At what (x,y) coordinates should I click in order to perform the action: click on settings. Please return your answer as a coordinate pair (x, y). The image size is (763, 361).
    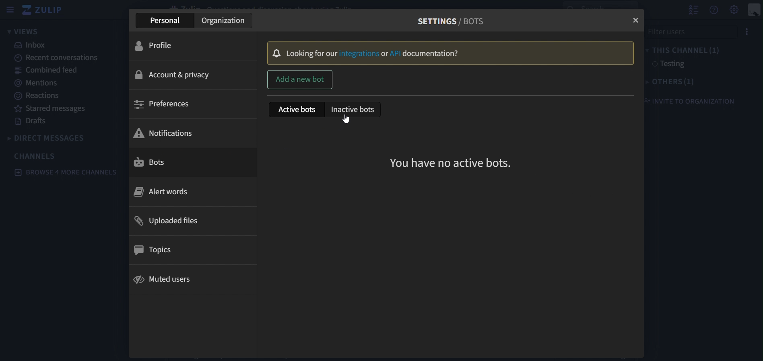
    Looking at the image, I should click on (735, 9).